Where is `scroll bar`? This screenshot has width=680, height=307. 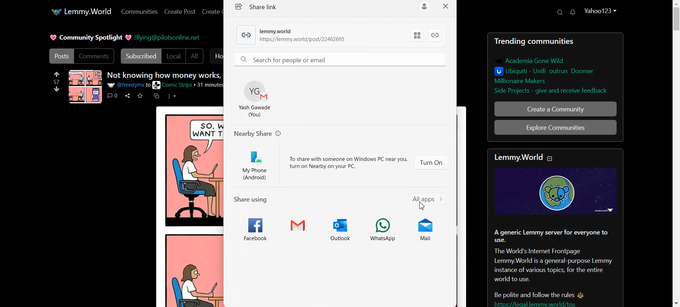 scroll bar is located at coordinates (677, 155).